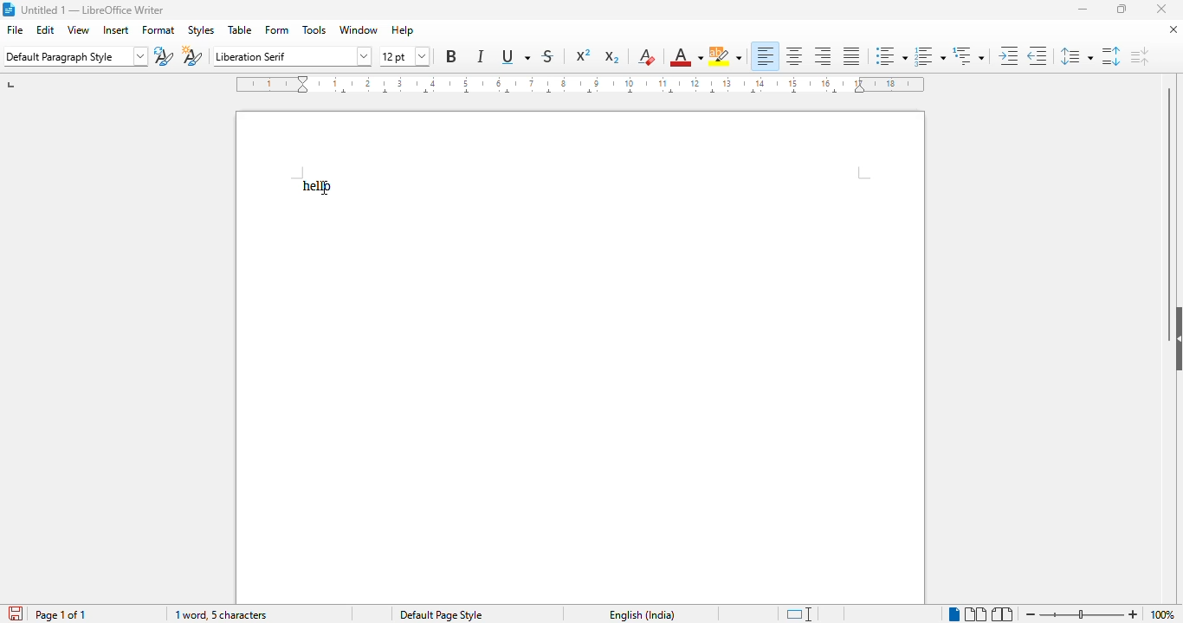 The height and width of the screenshot is (623, 1183). Describe the element at coordinates (974, 613) in the screenshot. I see `multi-page view` at that location.